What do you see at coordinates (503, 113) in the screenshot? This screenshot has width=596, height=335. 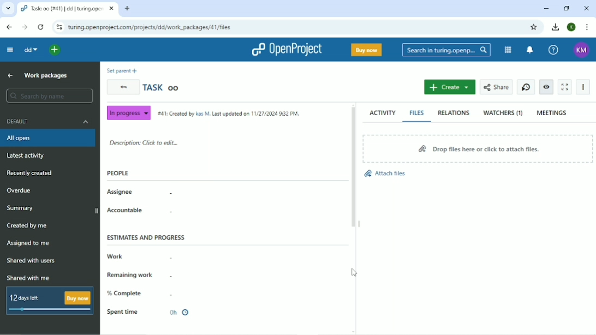 I see `Watchers (!)` at bounding box center [503, 113].